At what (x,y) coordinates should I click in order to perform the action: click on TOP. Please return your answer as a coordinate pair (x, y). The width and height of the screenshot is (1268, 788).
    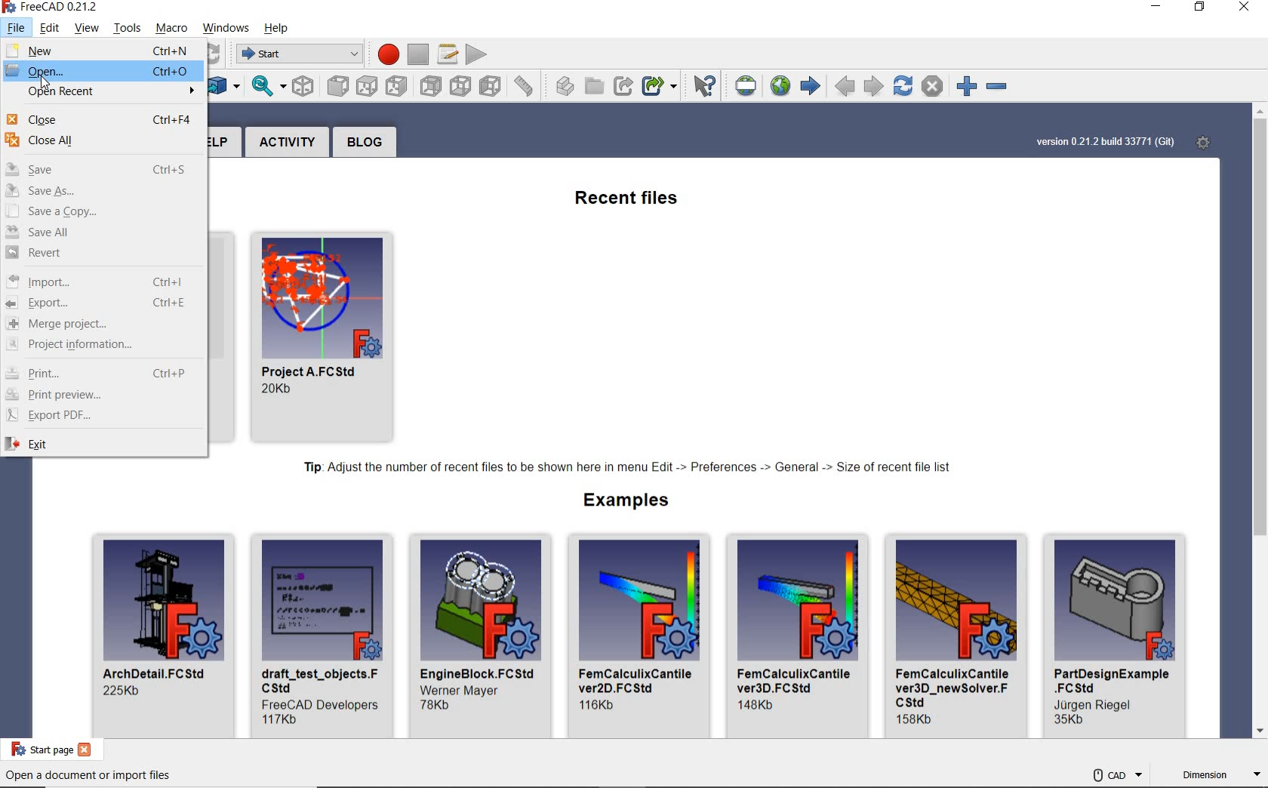
    Looking at the image, I should click on (368, 86).